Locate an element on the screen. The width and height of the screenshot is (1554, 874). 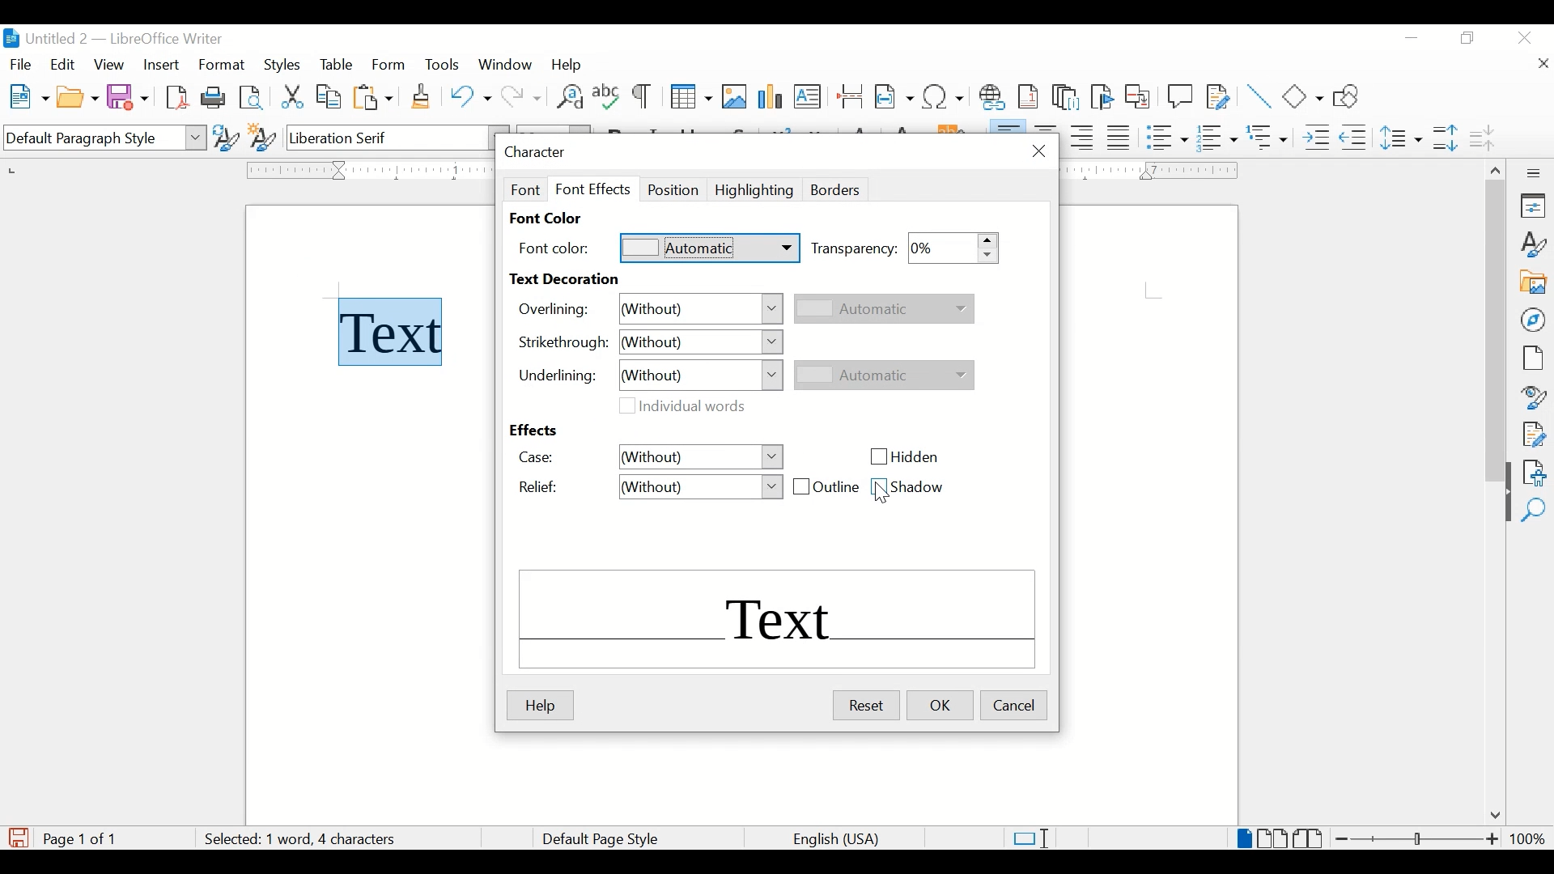
restore down is located at coordinates (1468, 38).